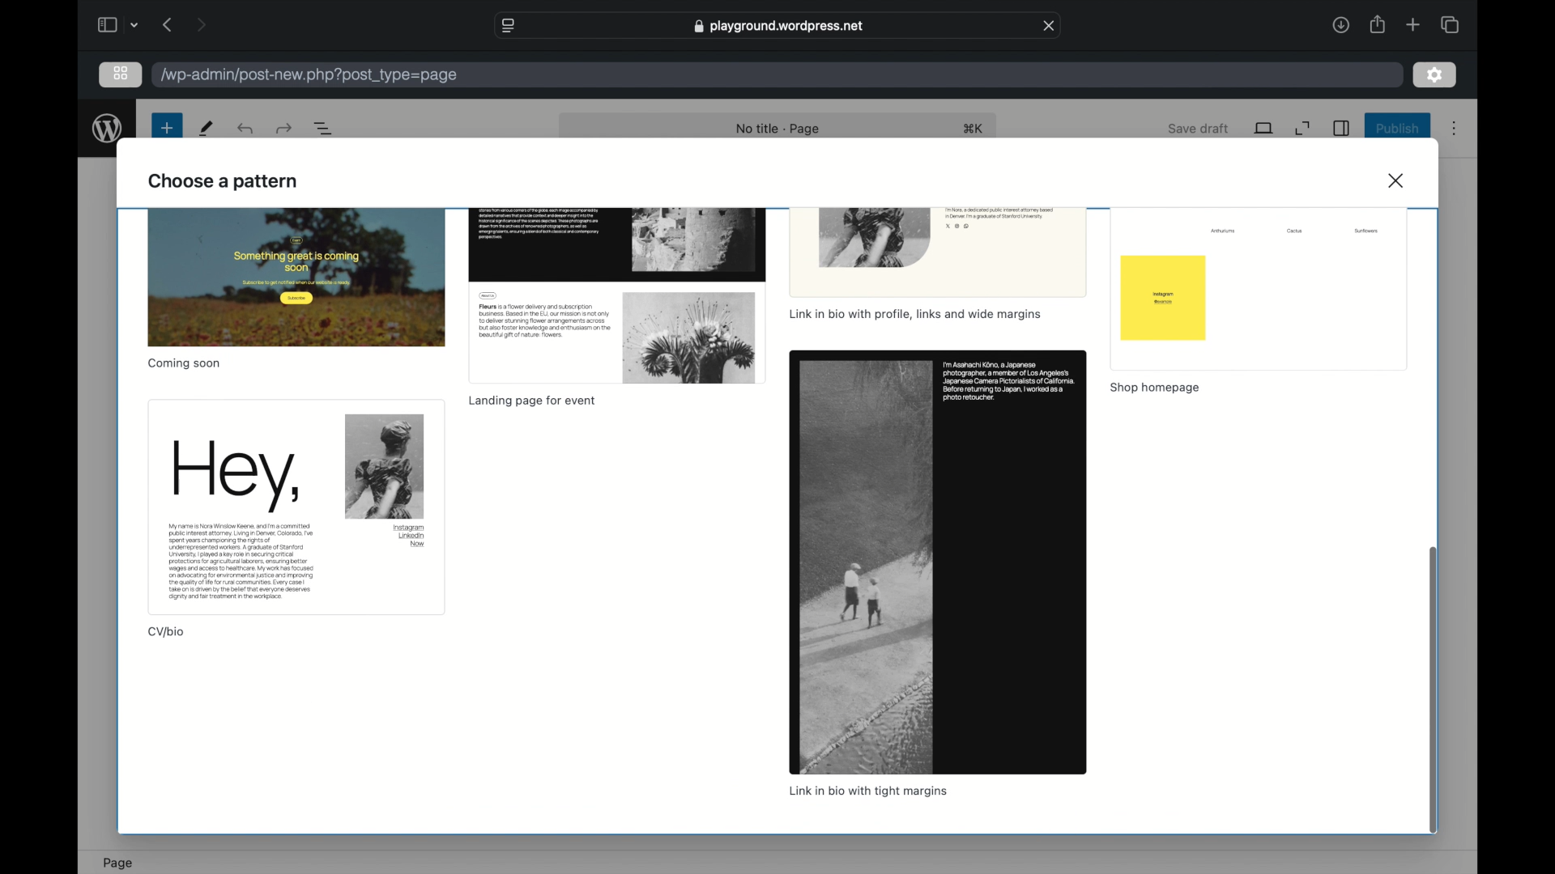  What do you see at coordinates (779, 129) in the screenshot?
I see `no title - page` at bounding box center [779, 129].